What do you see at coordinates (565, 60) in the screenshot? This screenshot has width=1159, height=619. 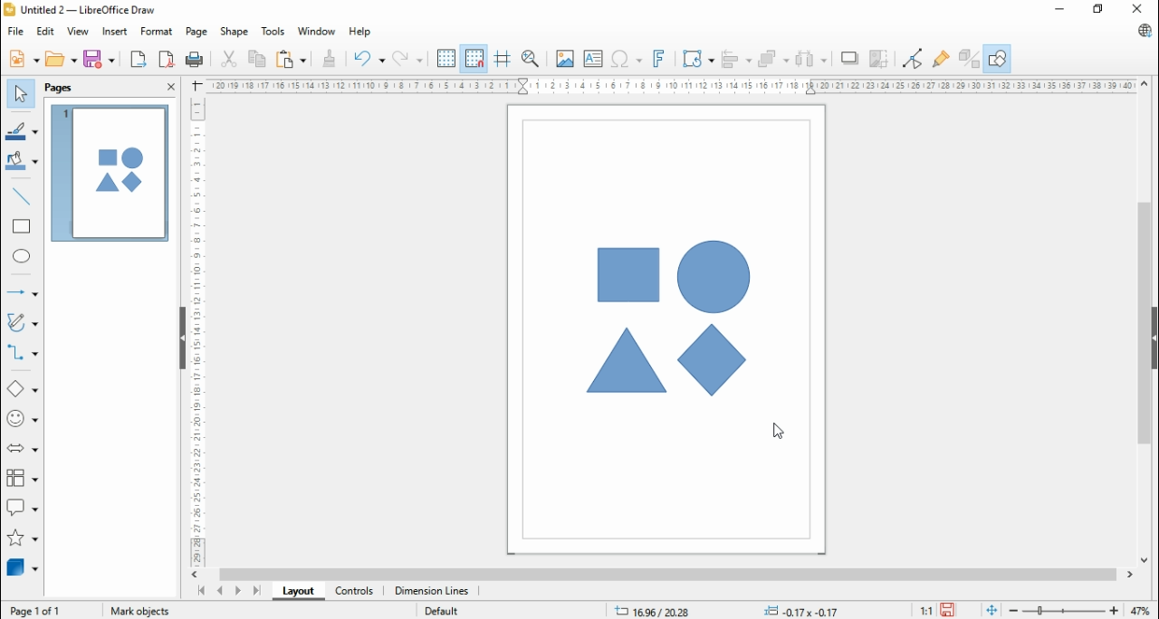 I see `insert image` at bounding box center [565, 60].